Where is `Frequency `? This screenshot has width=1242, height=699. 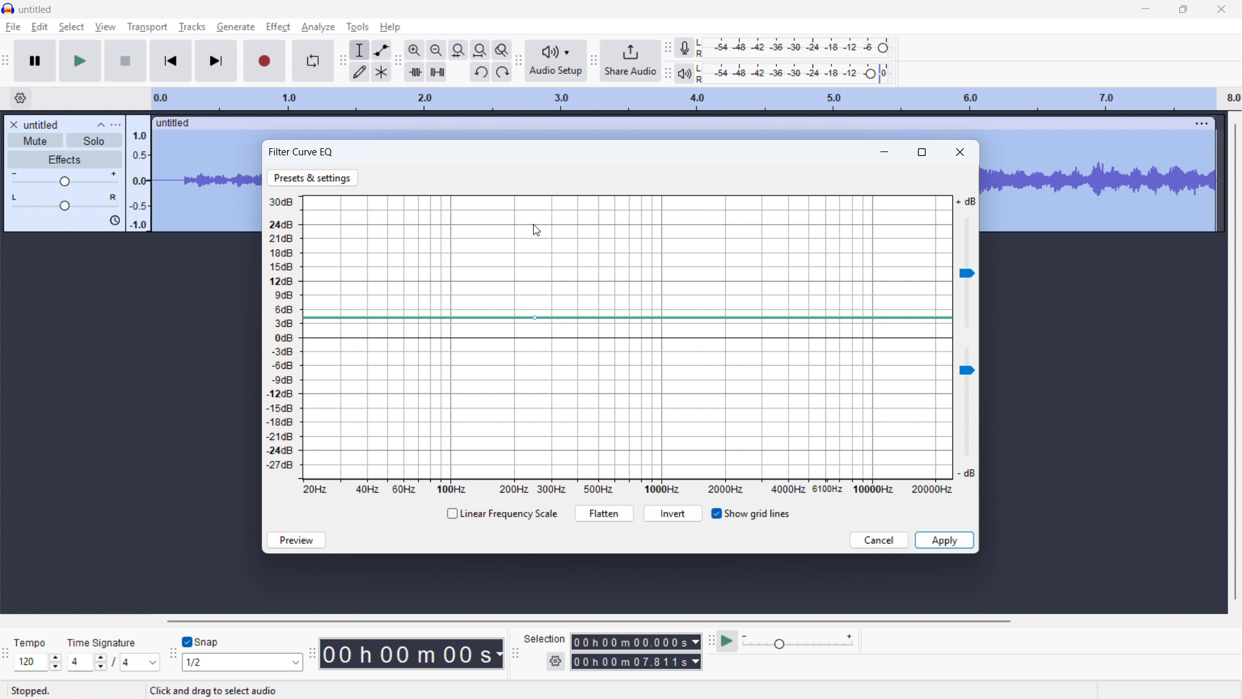 Frequency  is located at coordinates (627, 488).